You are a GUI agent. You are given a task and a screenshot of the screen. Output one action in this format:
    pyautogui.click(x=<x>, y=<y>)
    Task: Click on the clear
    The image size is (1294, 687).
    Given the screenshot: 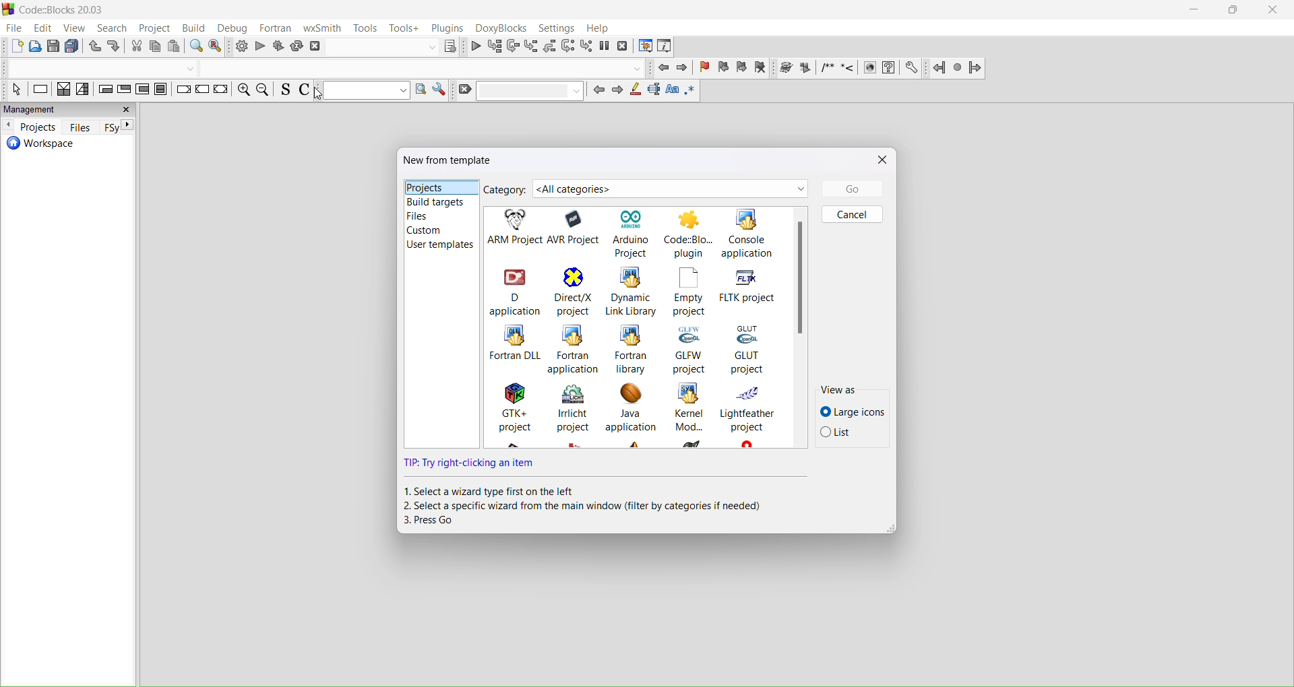 What is the action you would take?
    pyautogui.click(x=520, y=92)
    